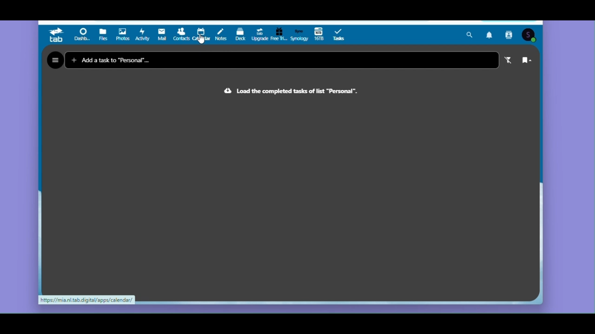 The image size is (595, 334). What do you see at coordinates (529, 35) in the screenshot?
I see `Account icon` at bounding box center [529, 35].